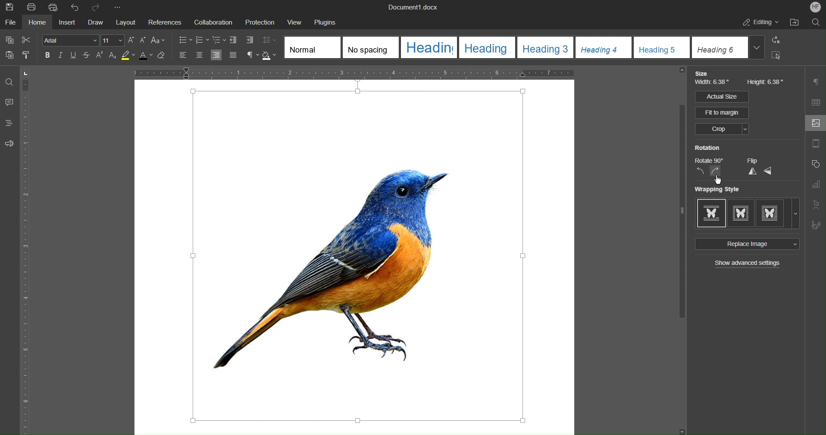 The height and width of the screenshot is (435, 826). I want to click on Select All, so click(774, 55).